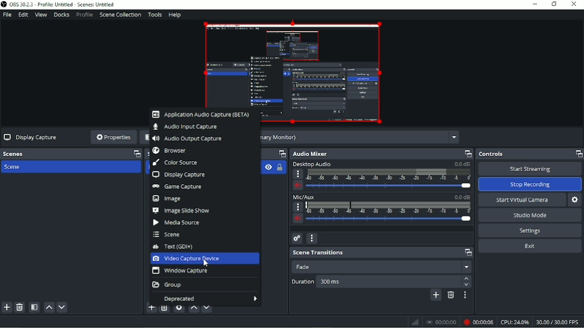 The width and height of the screenshot is (584, 328). I want to click on Tools, so click(155, 14).